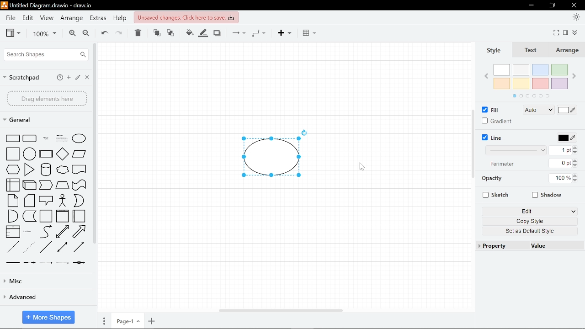  What do you see at coordinates (63, 201) in the screenshot?
I see `actor` at bounding box center [63, 201].